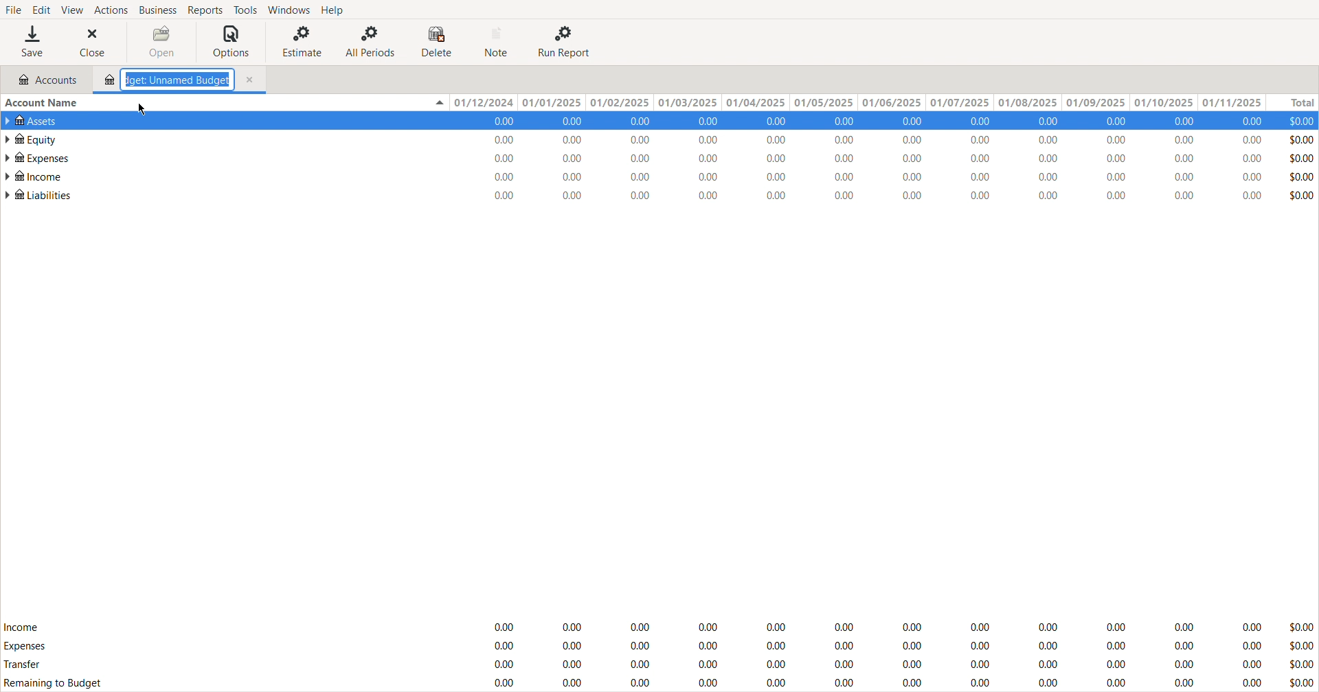  Describe the element at coordinates (43, 78) in the screenshot. I see `Accounts` at that location.